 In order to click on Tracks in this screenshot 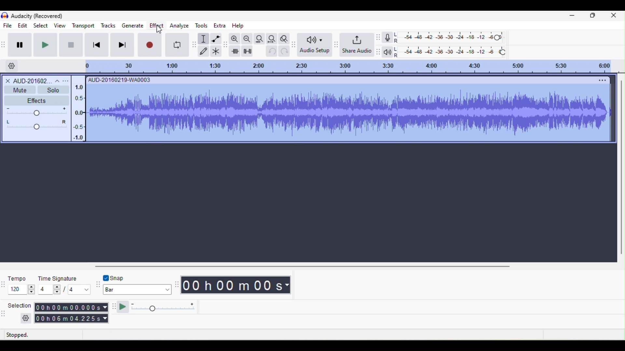, I will do `click(109, 25)`.